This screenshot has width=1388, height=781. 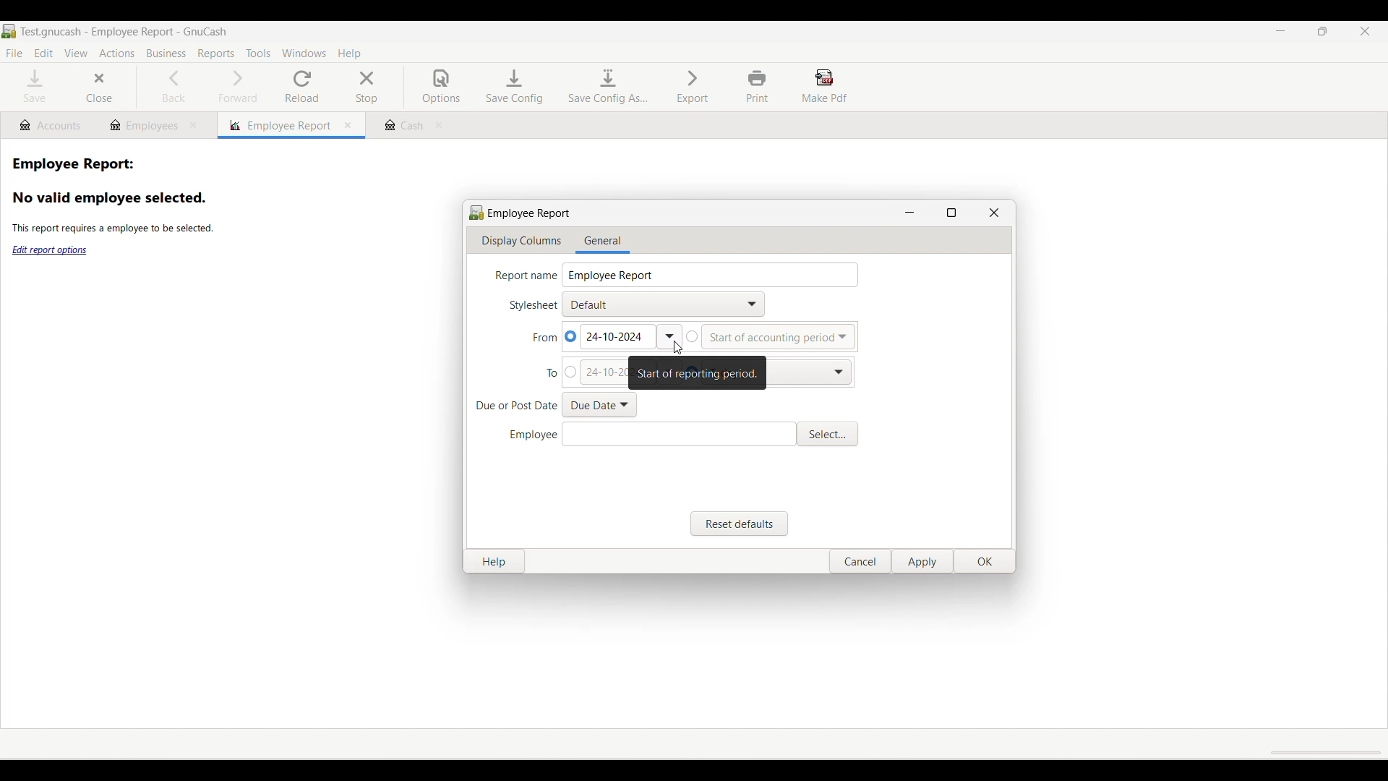 I want to click on Cursor clicking on calendar dropdown to select start date of report, so click(x=677, y=348).